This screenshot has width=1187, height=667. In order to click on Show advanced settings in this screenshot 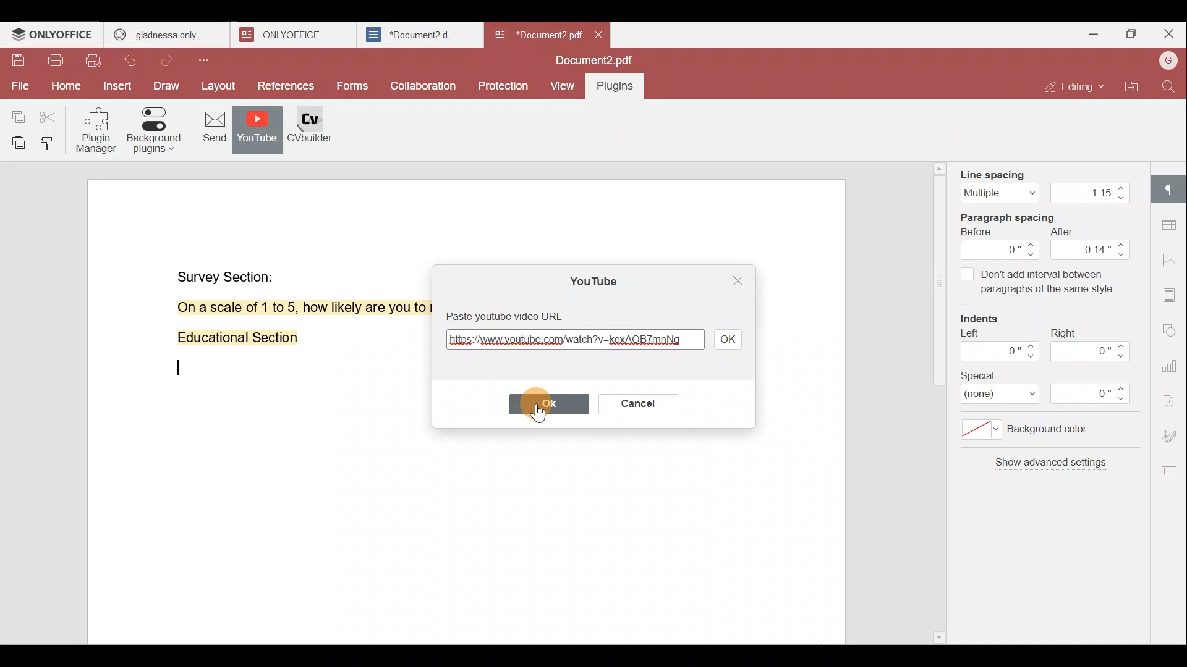, I will do `click(1049, 468)`.